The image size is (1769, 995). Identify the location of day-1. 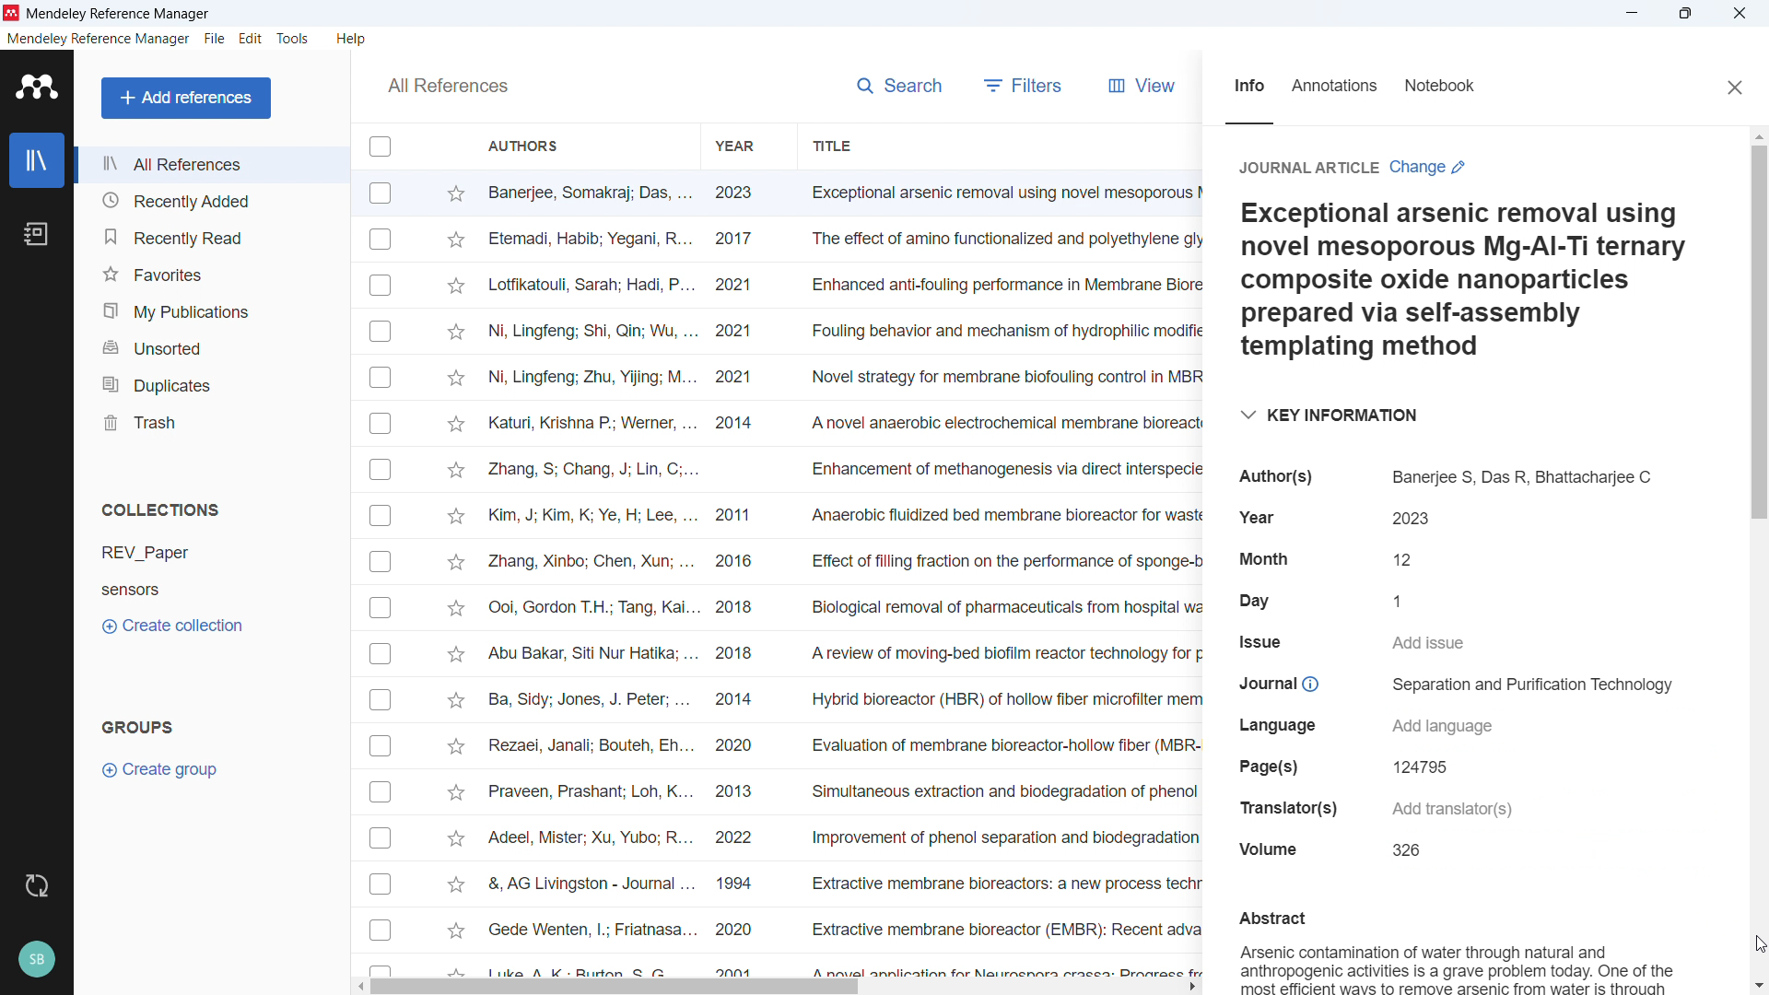
(1408, 601).